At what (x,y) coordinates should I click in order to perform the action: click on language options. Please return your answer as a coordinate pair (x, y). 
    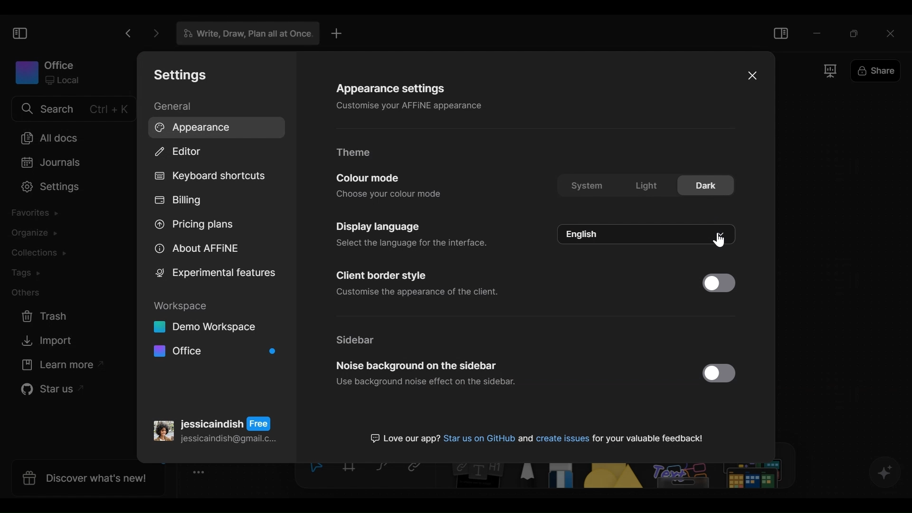
    Looking at the image, I should click on (647, 234).